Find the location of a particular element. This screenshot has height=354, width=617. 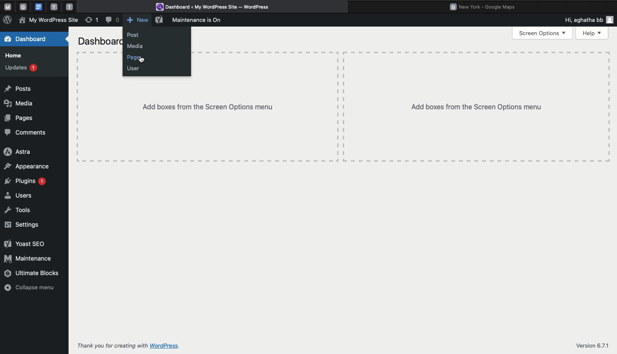

Dashboard is located at coordinates (97, 41).